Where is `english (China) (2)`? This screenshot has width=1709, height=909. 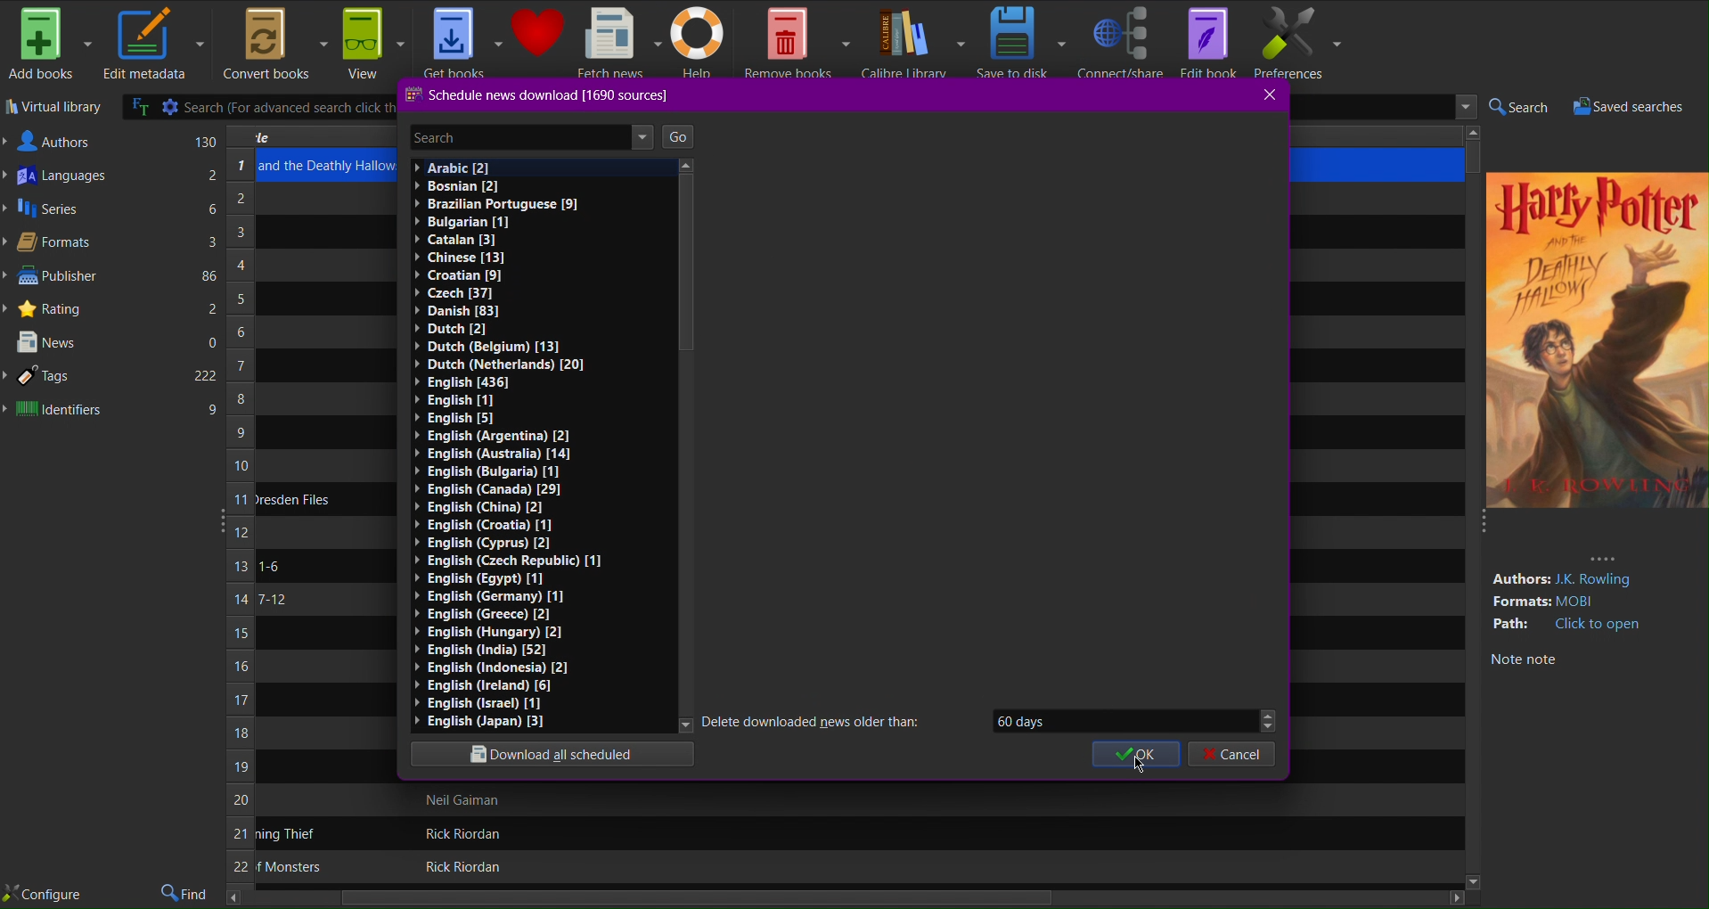
english (China) (2) is located at coordinates (484, 508).